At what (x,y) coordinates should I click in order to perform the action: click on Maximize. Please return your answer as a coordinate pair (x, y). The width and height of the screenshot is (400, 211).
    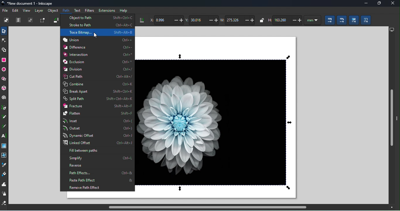
    Looking at the image, I should click on (378, 4).